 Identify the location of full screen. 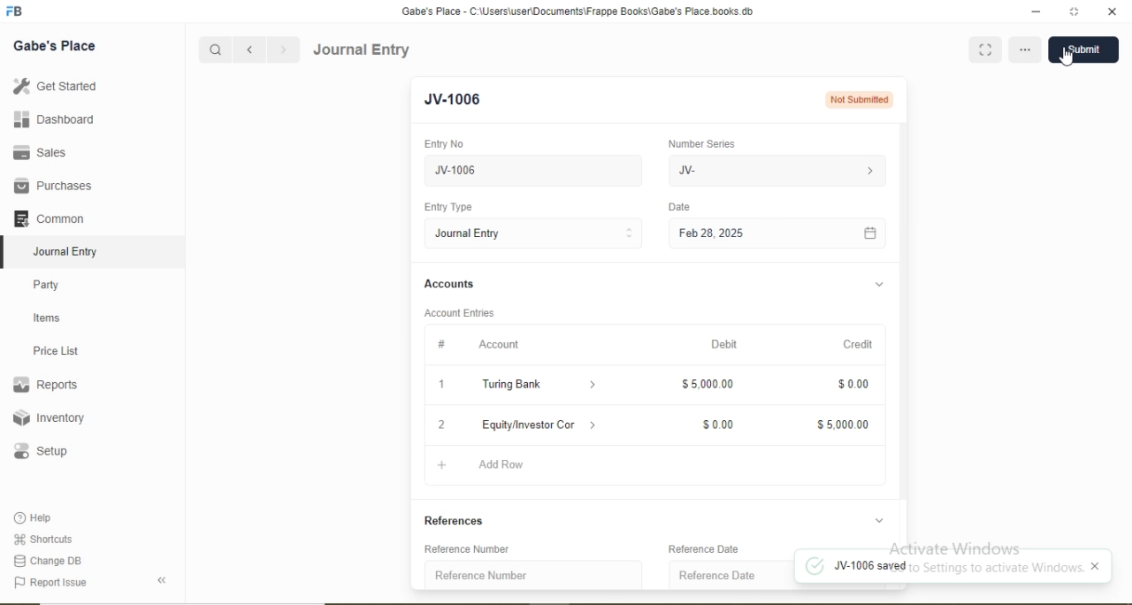
(1075, 11).